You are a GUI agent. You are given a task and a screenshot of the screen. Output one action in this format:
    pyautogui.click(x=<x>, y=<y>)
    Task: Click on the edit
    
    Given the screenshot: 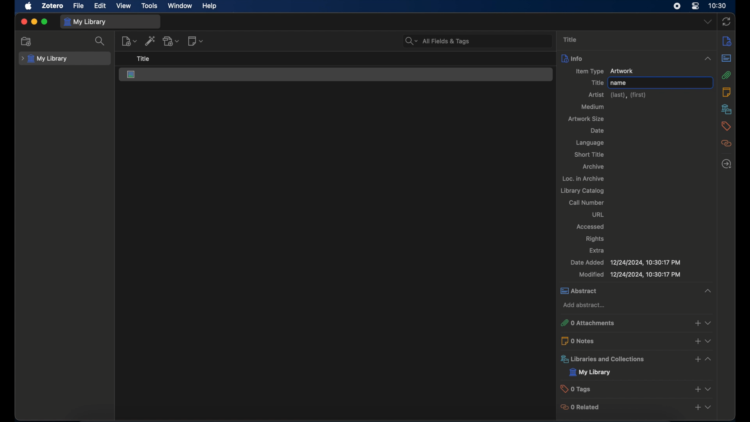 What is the action you would take?
    pyautogui.click(x=101, y=5)
    